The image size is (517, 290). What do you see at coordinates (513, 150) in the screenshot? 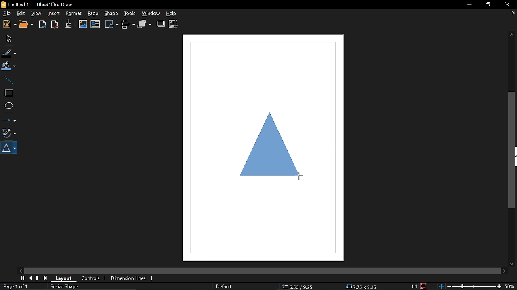
I see `Vertical scrollbar` at bounding box center [513, 150].